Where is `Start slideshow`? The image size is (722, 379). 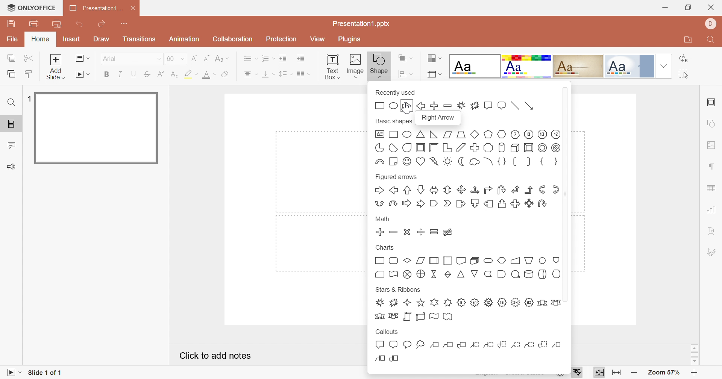 Start slideshow is located at coordinates (83, 74).